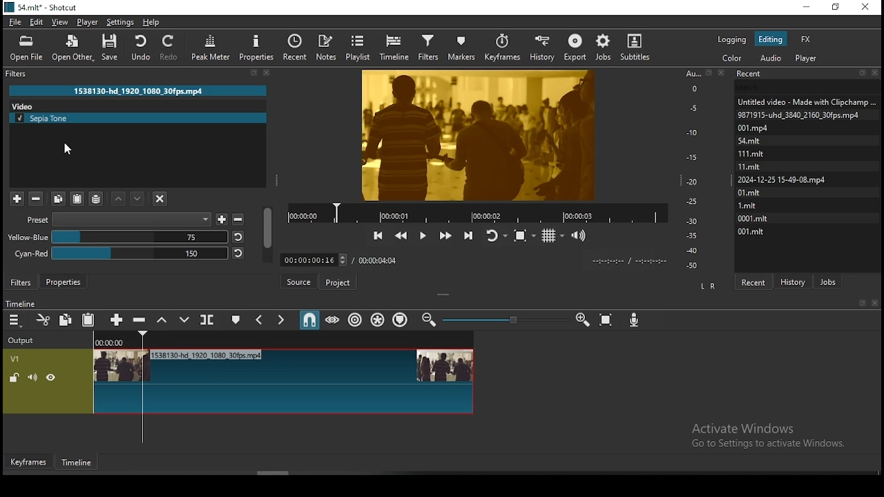  Describe the element at coordinates (77, 199) in the screenshot. I see `paste filters` at that location.